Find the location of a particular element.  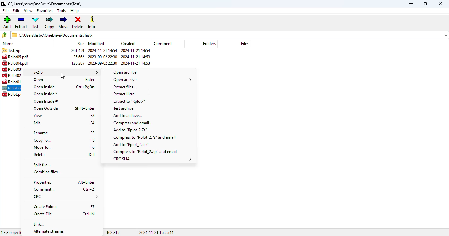

Rplot01.pdf is located at coordinates (15, 82).